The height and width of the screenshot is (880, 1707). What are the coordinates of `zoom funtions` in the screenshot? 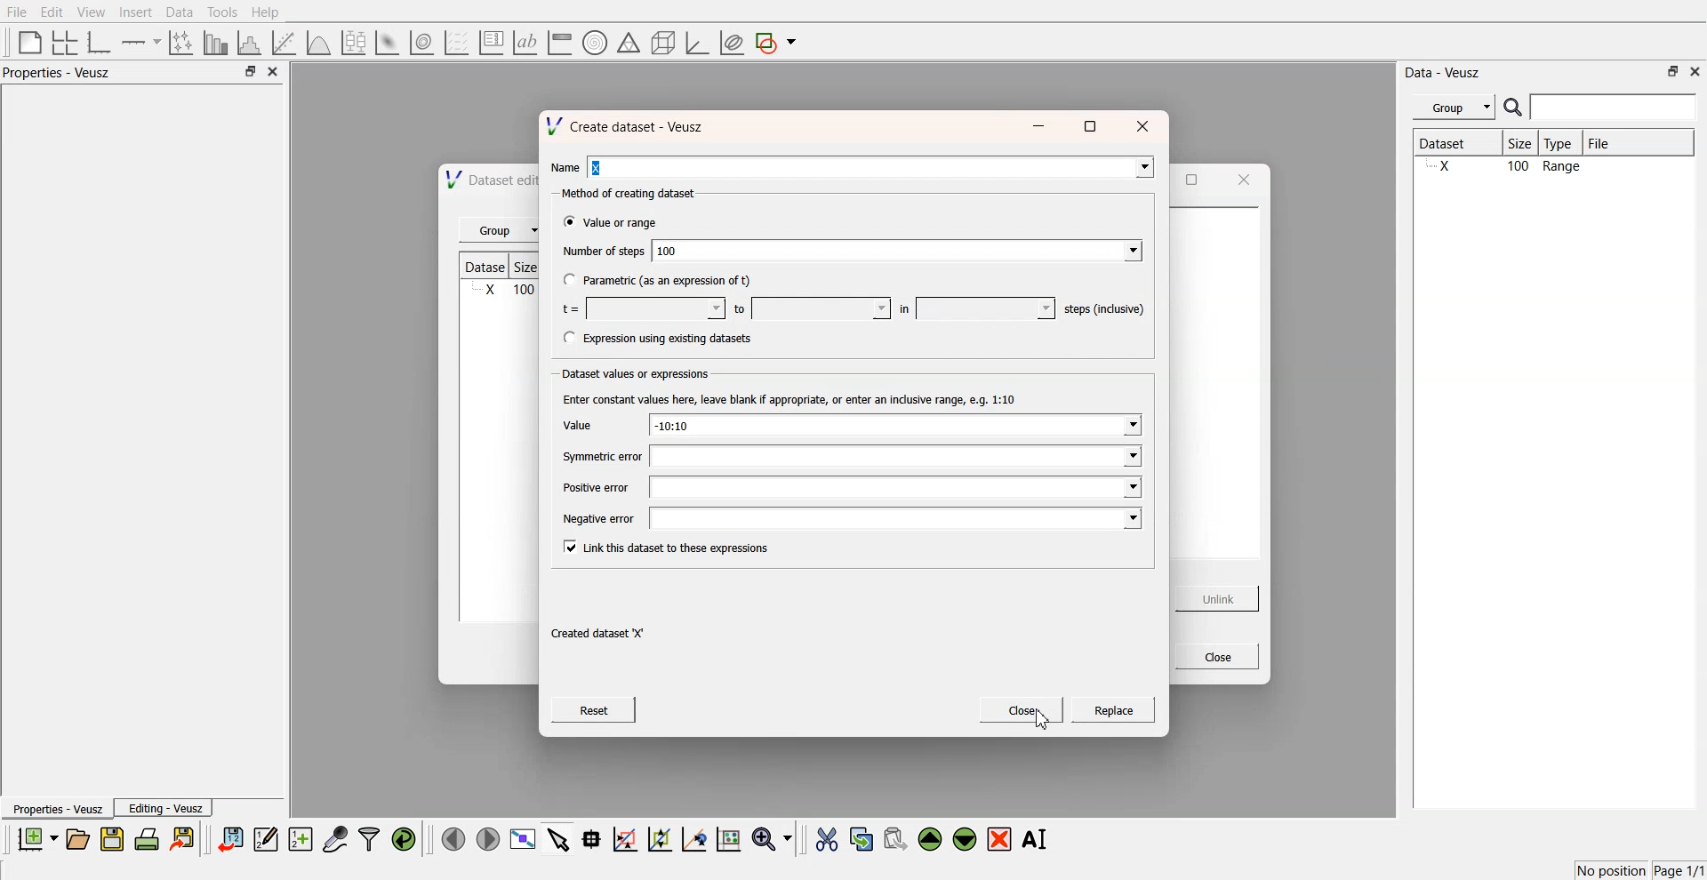 It's located at (772, 840).